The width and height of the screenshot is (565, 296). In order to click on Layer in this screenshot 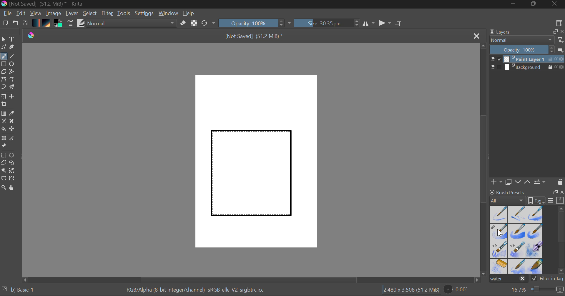, I will do `click(73, 13)`.